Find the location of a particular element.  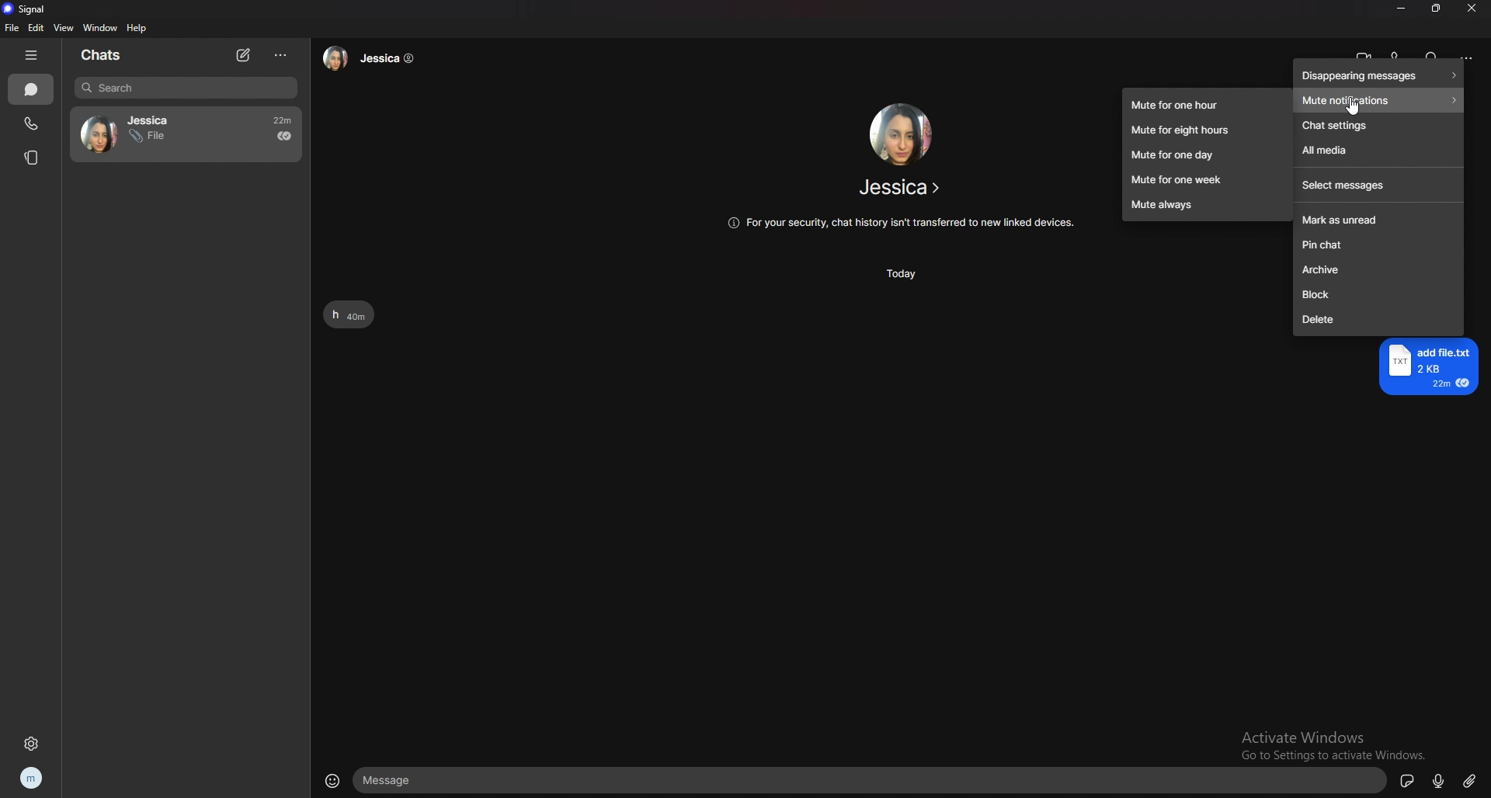

search bar is located at coordinates (186, 88).